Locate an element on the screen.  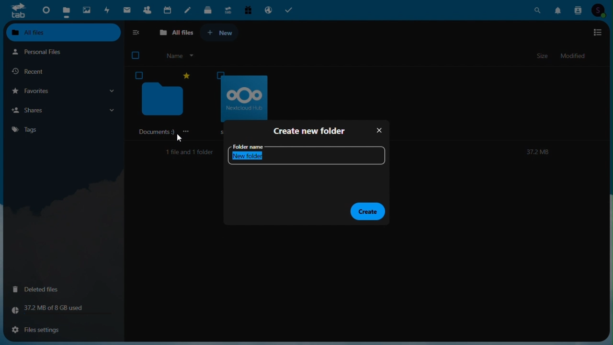
collapse side bar is located at coordinates (137, 31).